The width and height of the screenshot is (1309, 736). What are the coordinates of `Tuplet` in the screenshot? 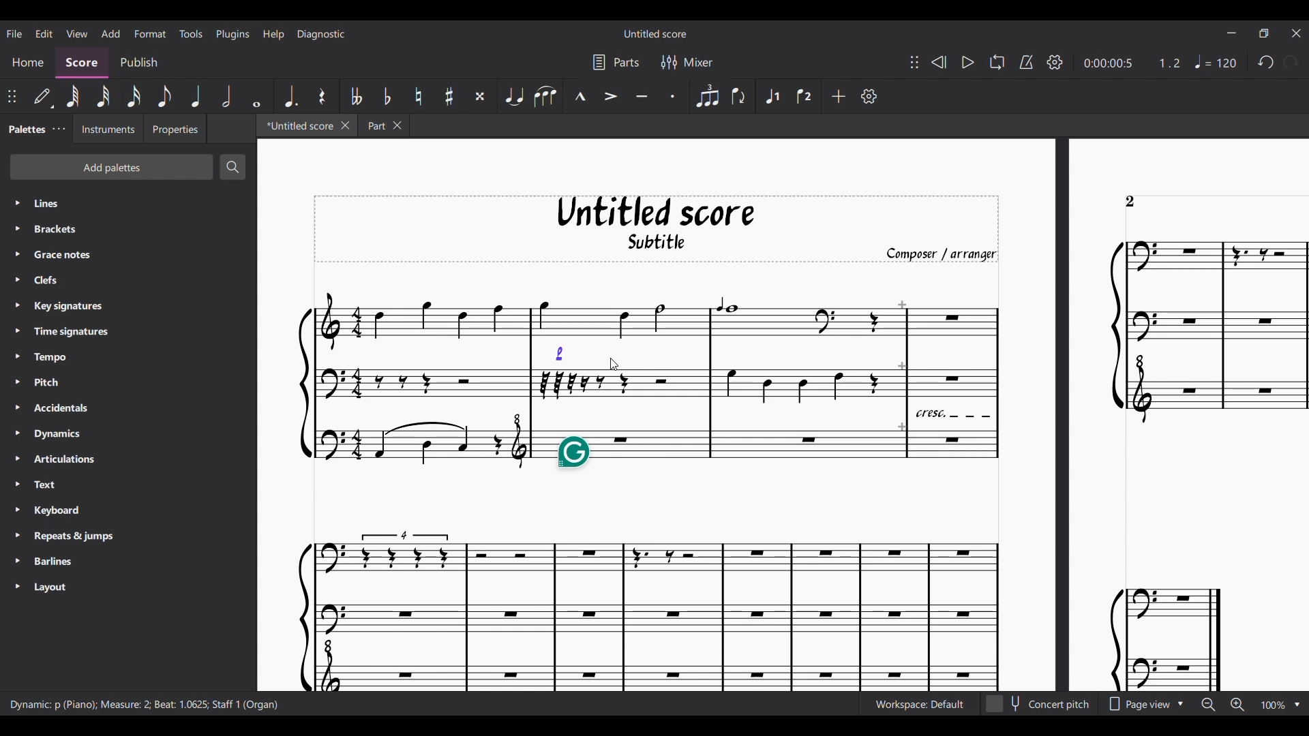 It's located at (707, 96).